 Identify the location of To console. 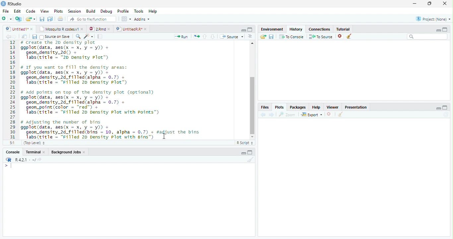
(292, 37).